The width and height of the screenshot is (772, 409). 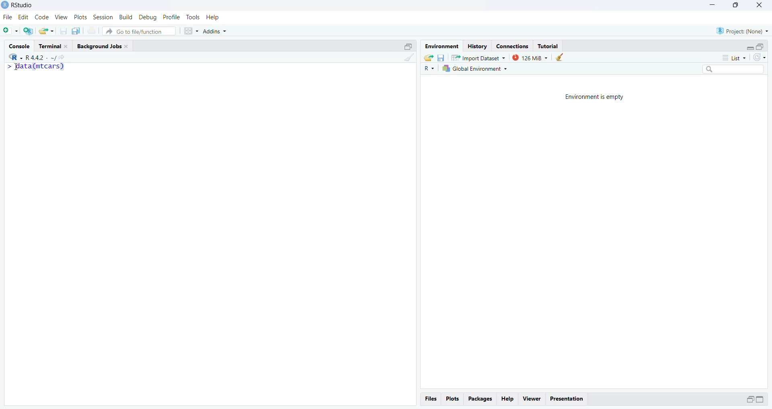 I want to click on print, so click(x=92, y=31).